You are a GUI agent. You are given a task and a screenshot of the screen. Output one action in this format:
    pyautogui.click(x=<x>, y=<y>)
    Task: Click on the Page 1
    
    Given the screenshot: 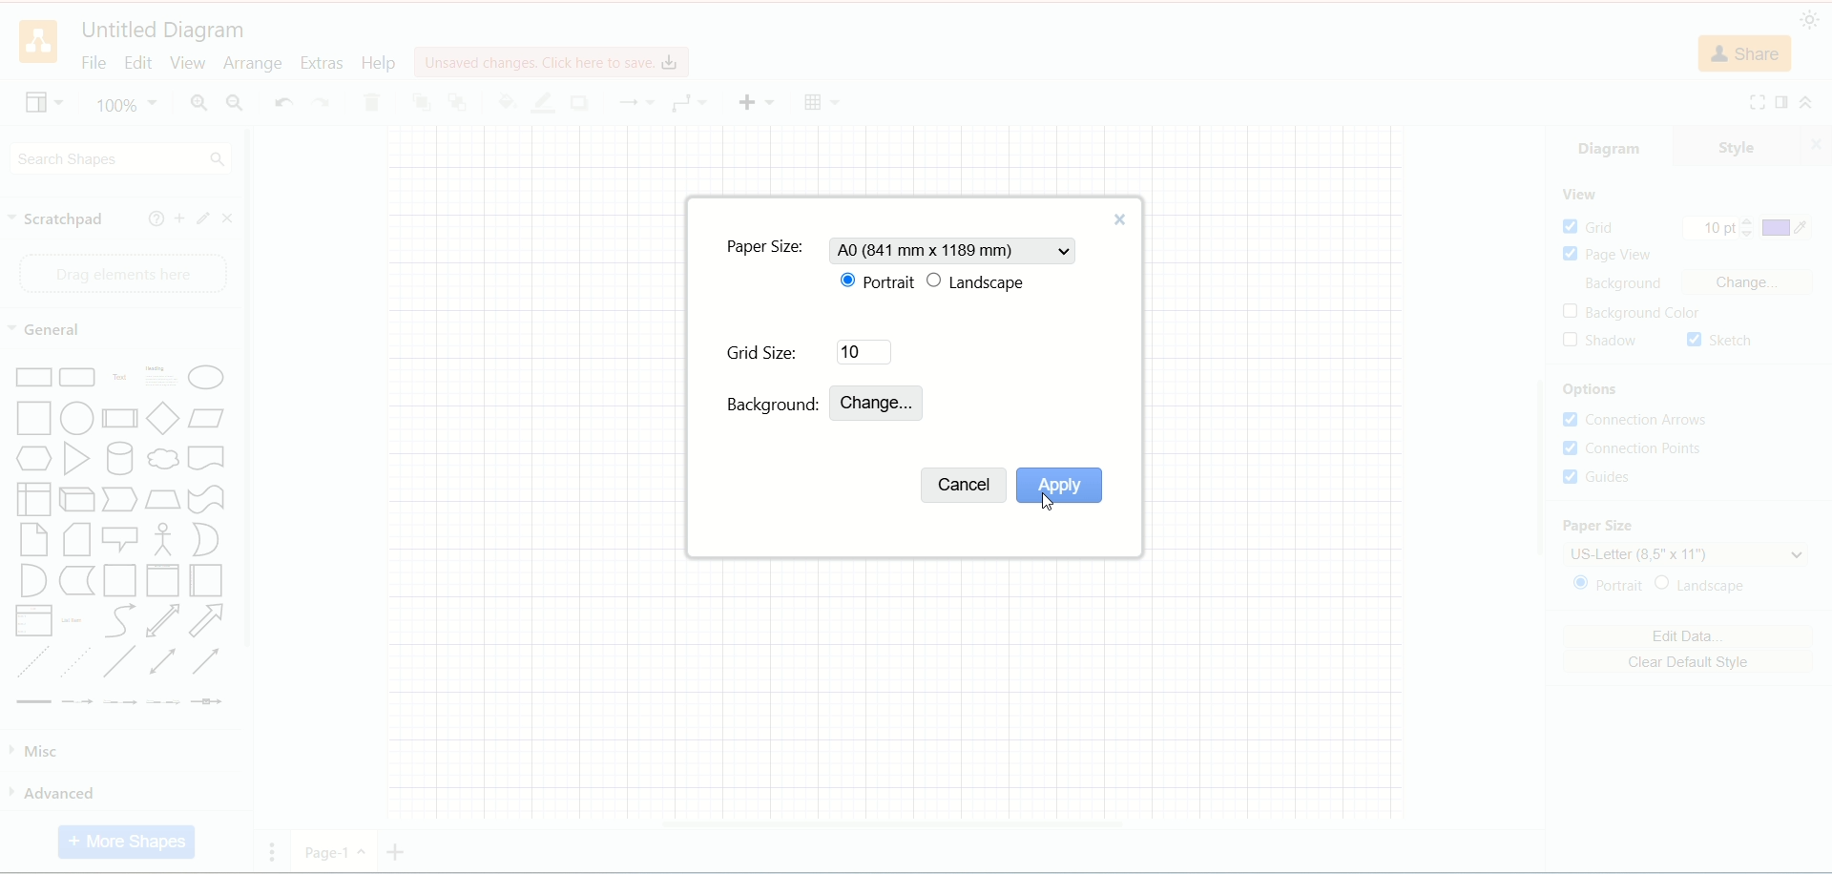 What is the action you would take?
    pyautogui.click(x=331, y=853)
    